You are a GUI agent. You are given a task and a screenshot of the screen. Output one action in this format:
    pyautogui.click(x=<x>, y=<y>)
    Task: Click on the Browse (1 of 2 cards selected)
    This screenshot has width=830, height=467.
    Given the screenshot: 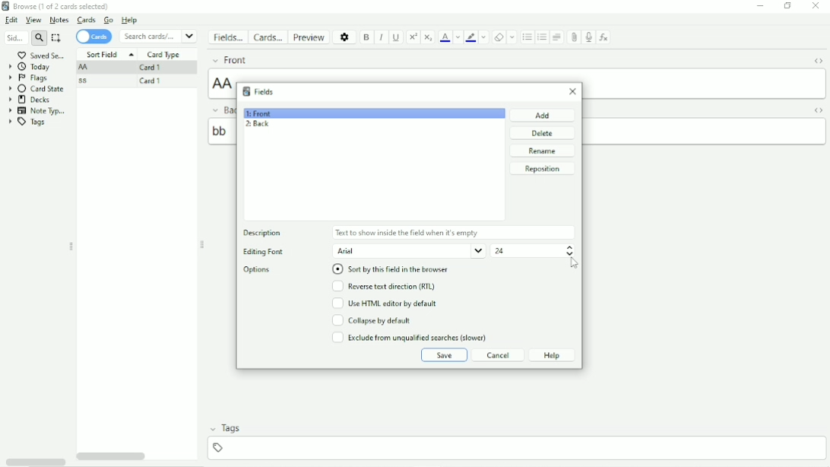 What is the action you would take?
    pyautogui.click(x=65, y=6)
    